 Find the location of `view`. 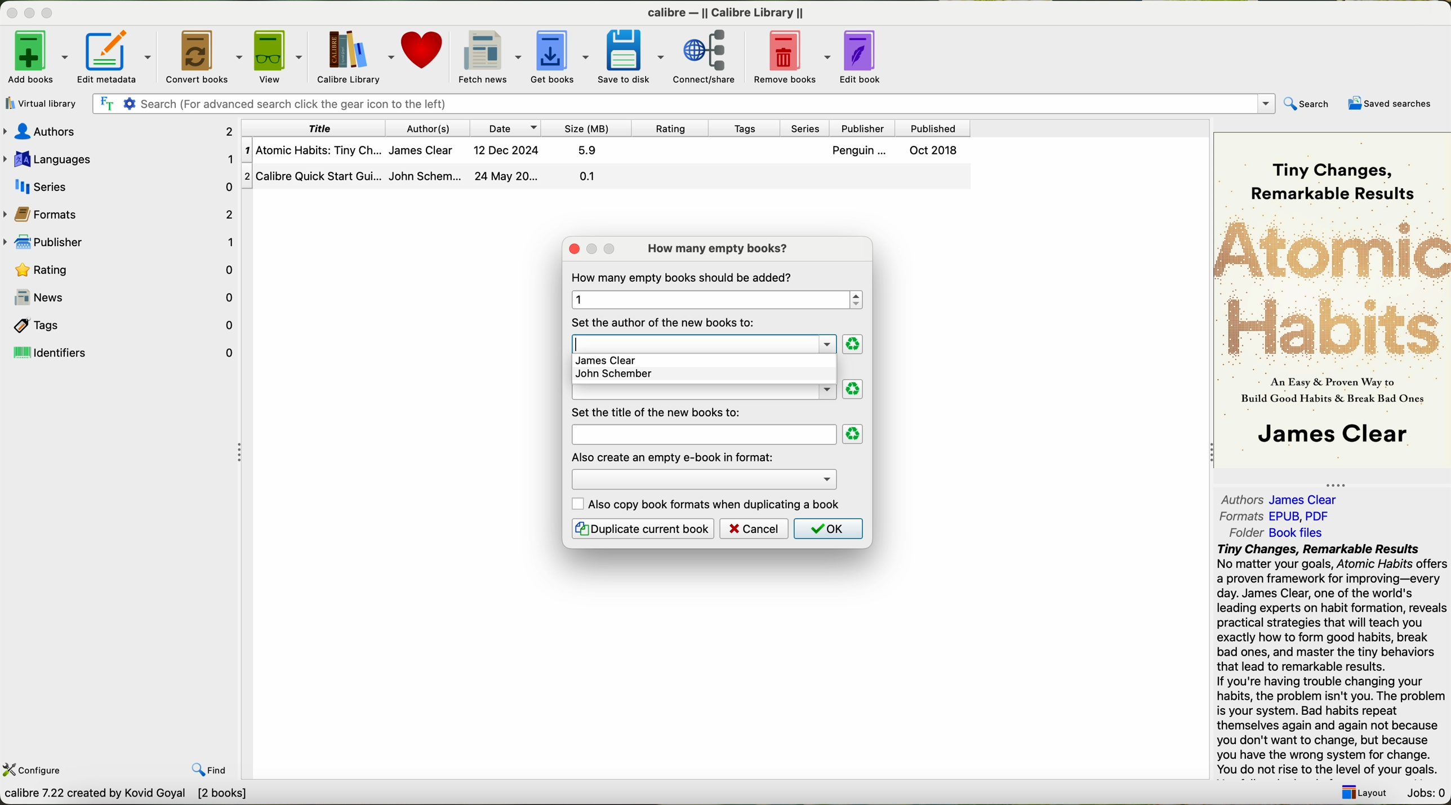

view is located at coordinates (277, 56).